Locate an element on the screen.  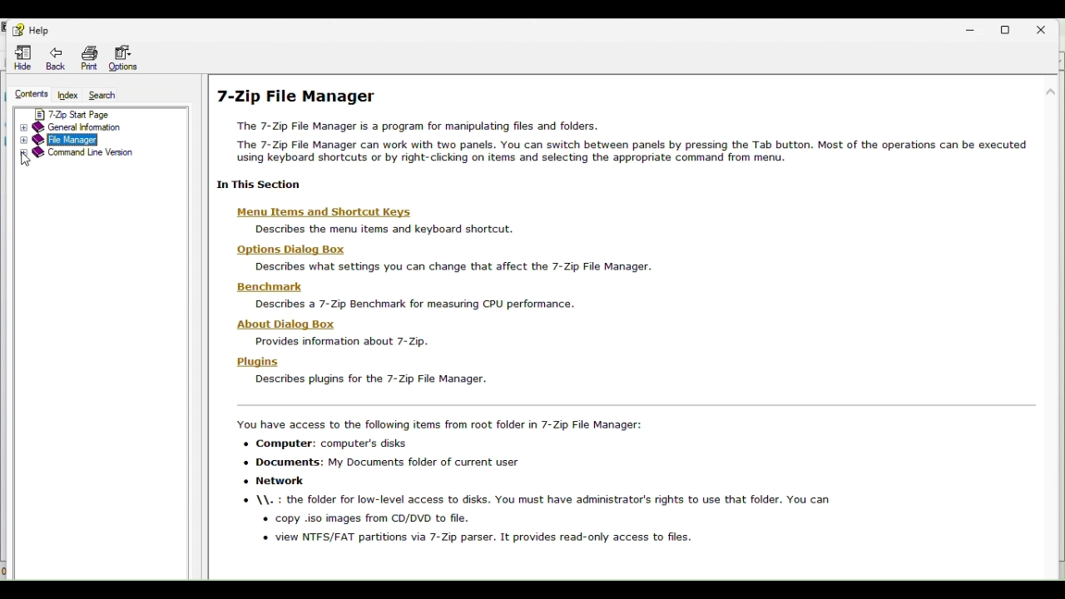
back is located at coordinates (54, 57).